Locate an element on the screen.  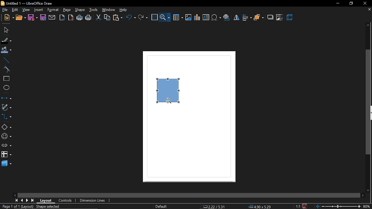
lines and arrows is located at coordinates (6, 98).